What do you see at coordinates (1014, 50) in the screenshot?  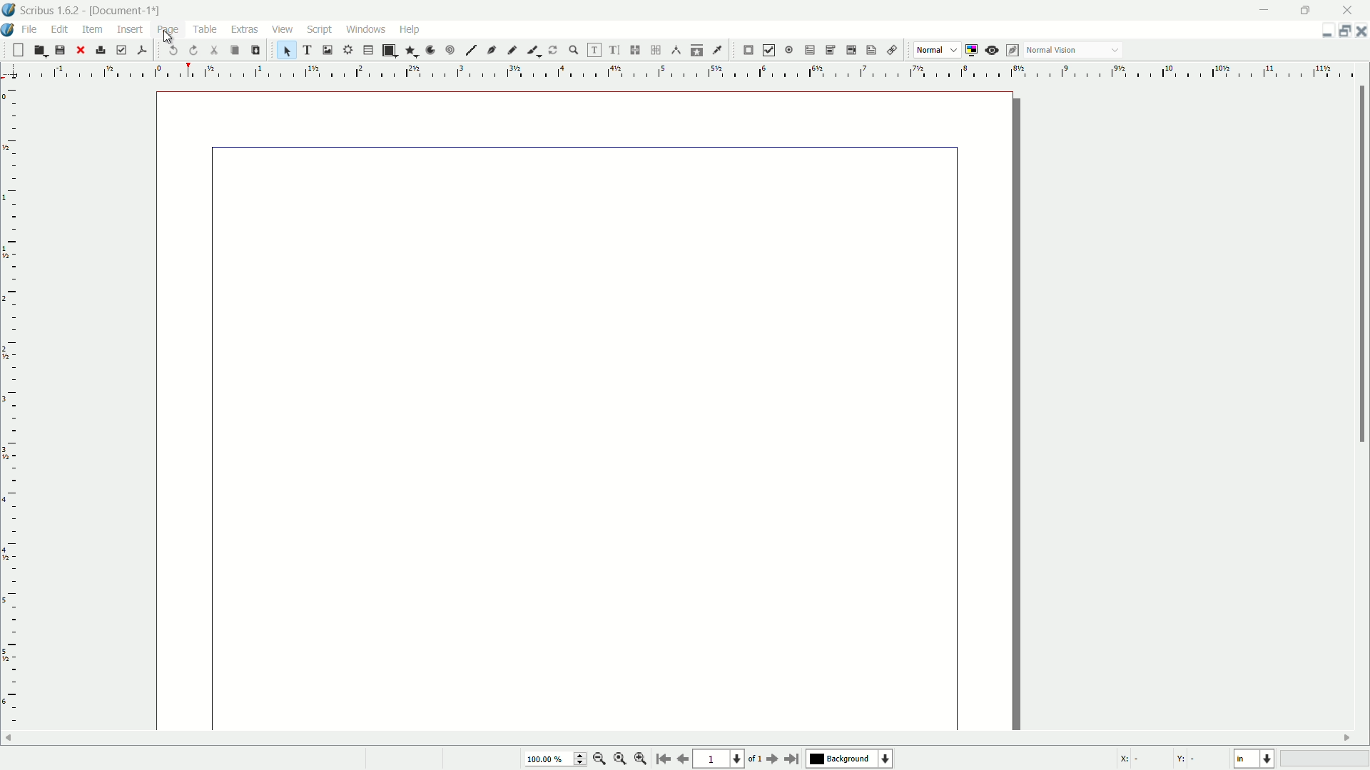 I see `edit in preview mode` at bounding box center [1014, 50].